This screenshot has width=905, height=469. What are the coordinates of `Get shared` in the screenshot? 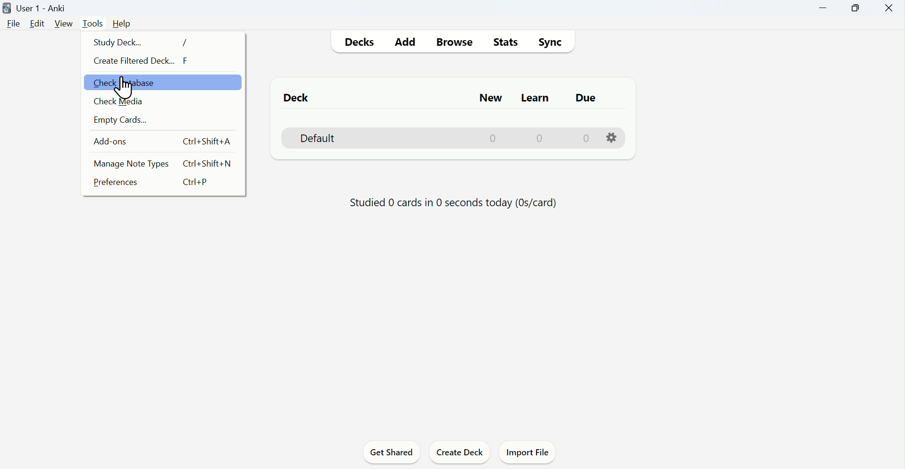 It's located at (390, 453).